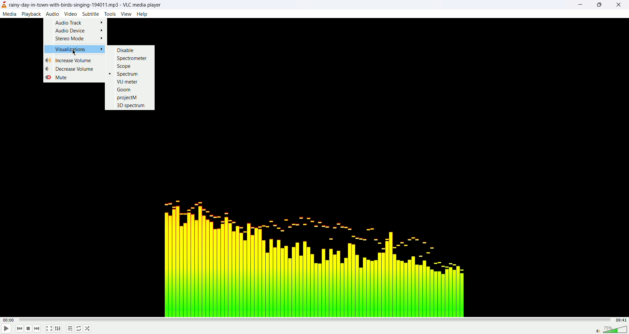 This screenshot has width=629, height=334. What do you see at coordinates (79, 23) in the screenshot?
I see `audio track` at bounding box center [79, 23].